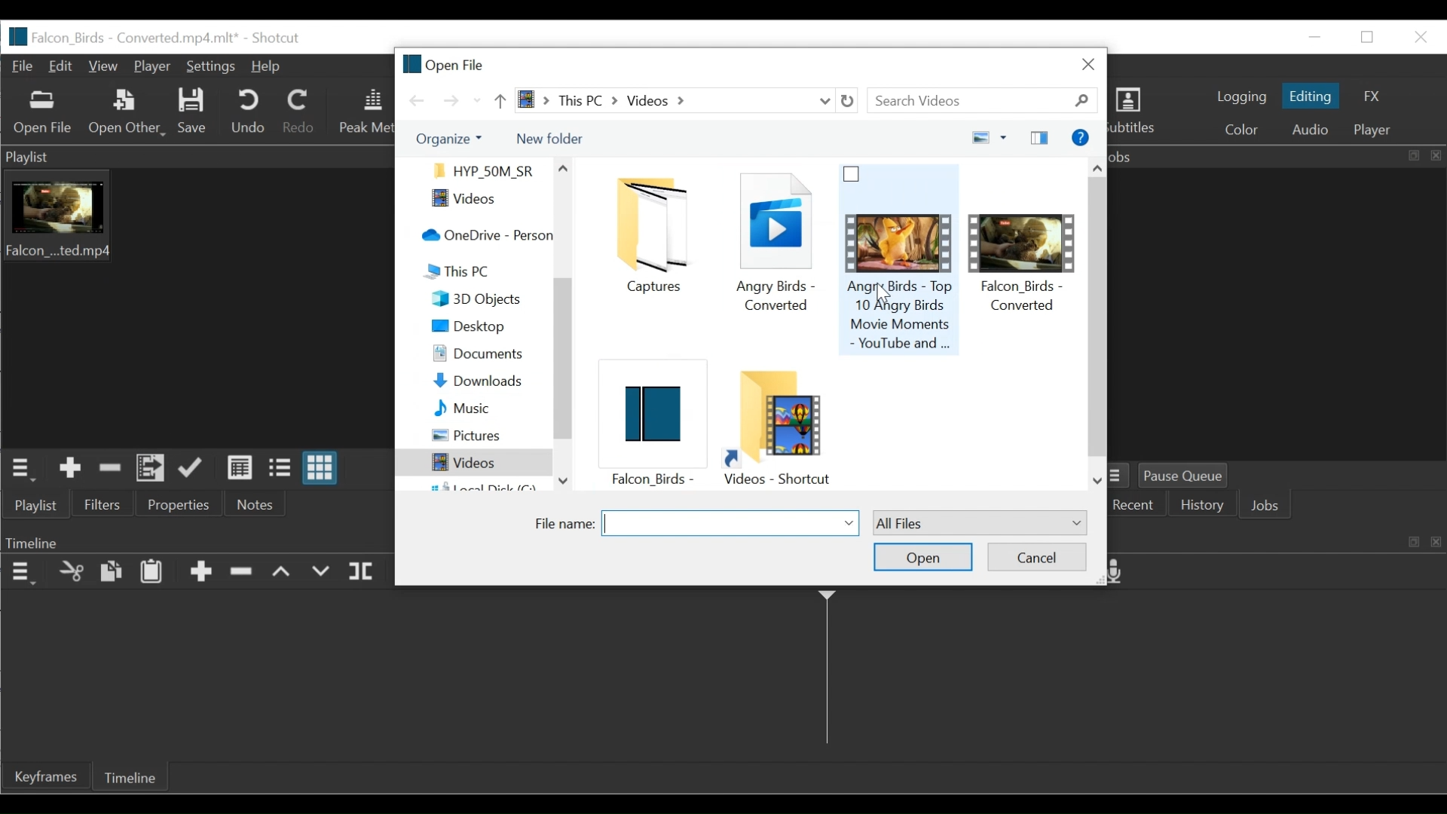 The image size is (1447, 814). Describe the element at coordinates (107, 469) in the screenshot. I see `Remove cut` at that location.